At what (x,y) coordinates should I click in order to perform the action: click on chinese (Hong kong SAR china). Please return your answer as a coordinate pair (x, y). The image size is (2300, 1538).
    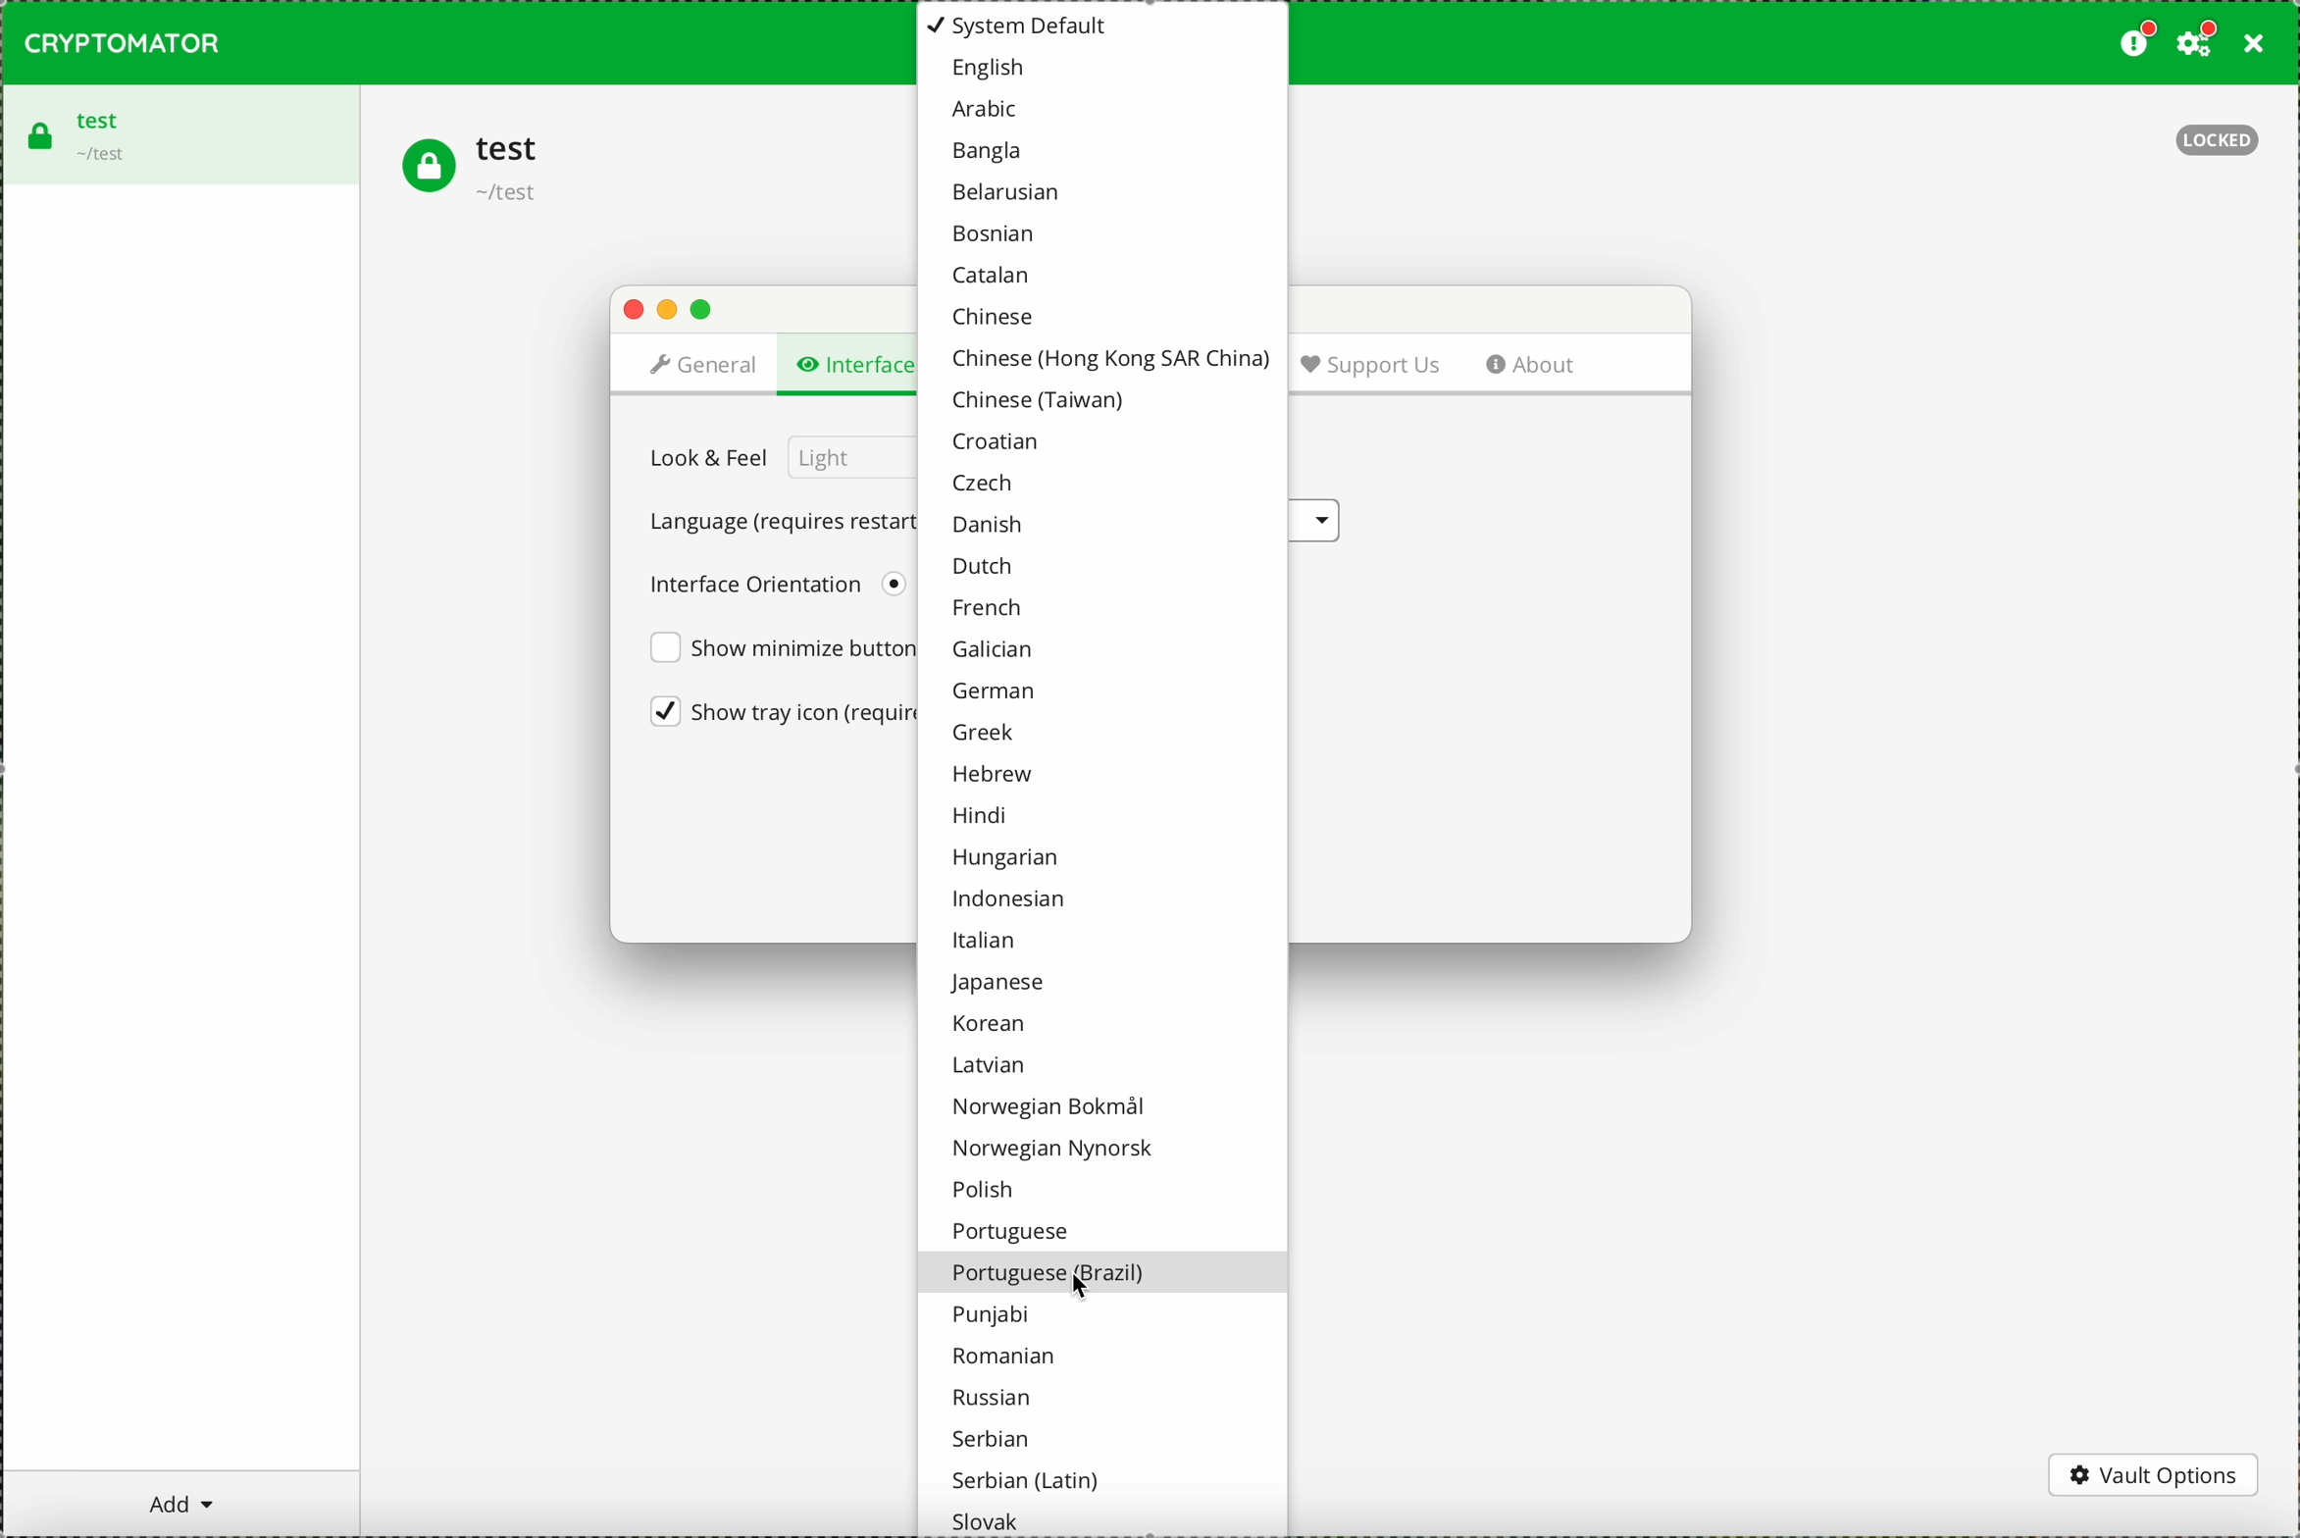
    Looking at the image, I should click on (1115, 363).